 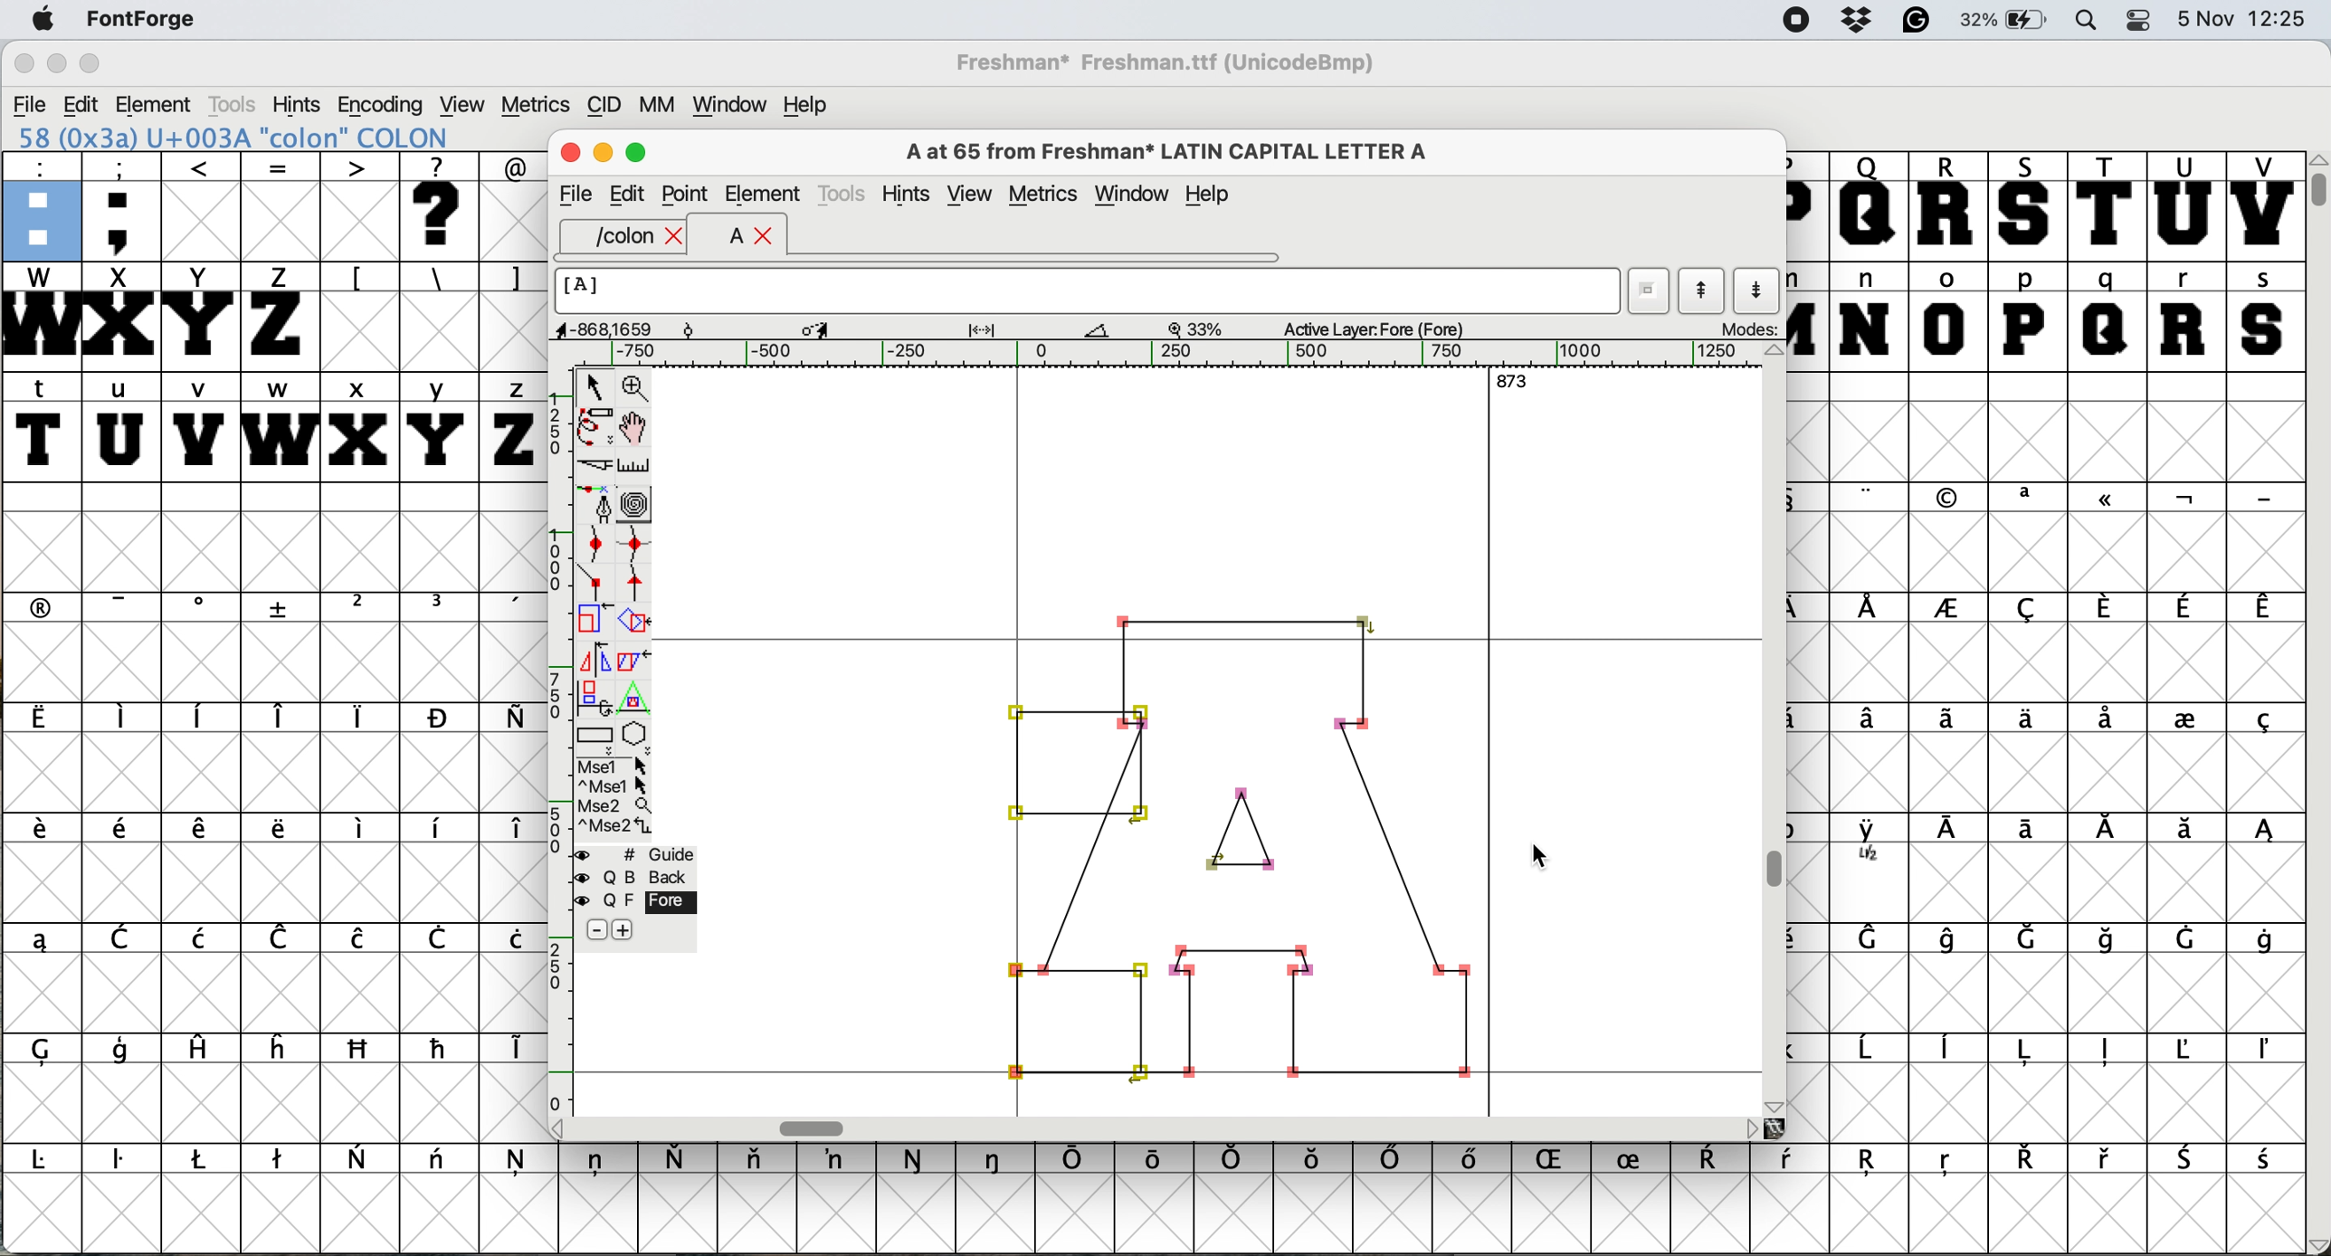 What do you see at coordinates (1871, 608) in the screenshot?
I see `symbol` at bounding box center [1871, 608].